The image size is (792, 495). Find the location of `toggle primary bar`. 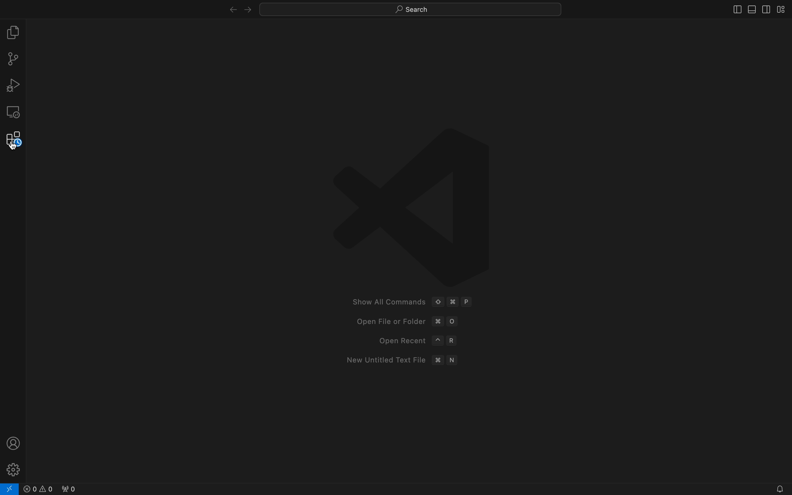

toggle primary bar is located at coordinates (750, 8).